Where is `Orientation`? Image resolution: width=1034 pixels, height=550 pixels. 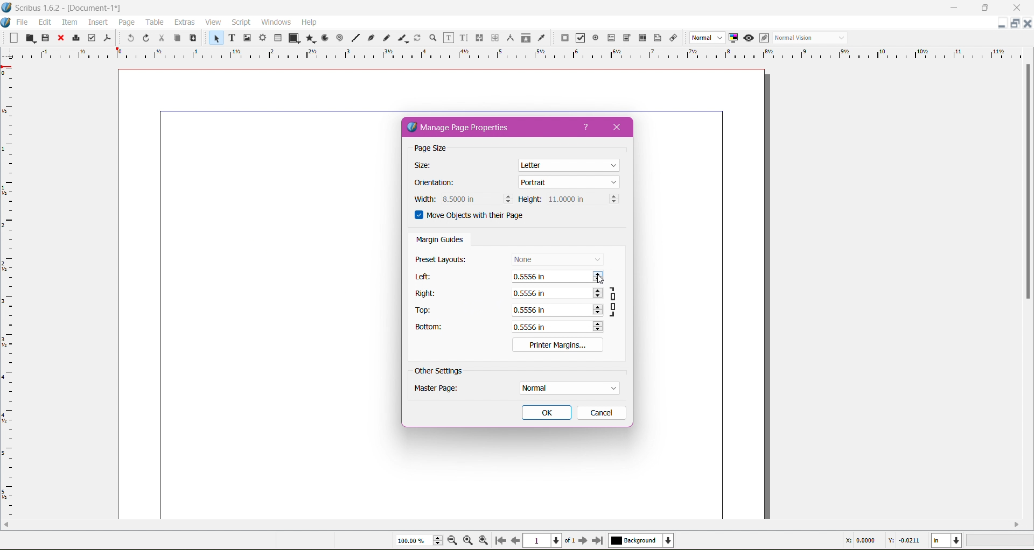
Orientation is located at coordinates (440, 184).